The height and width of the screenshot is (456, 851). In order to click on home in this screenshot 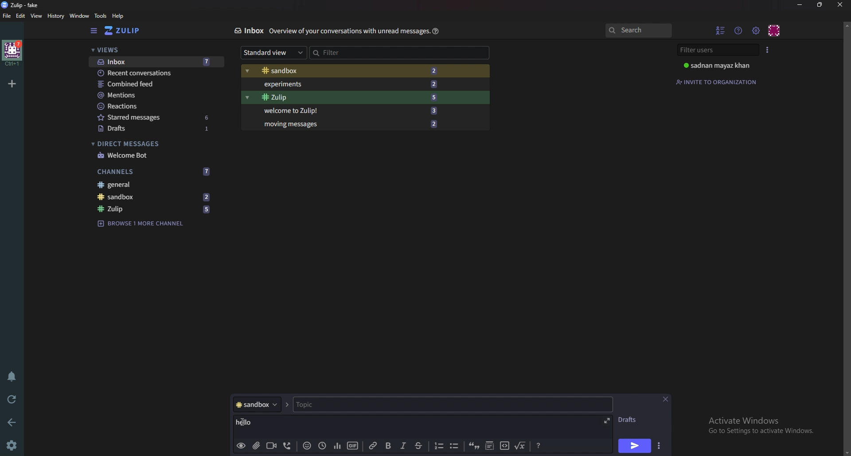, I will do `click(13, 52)`.